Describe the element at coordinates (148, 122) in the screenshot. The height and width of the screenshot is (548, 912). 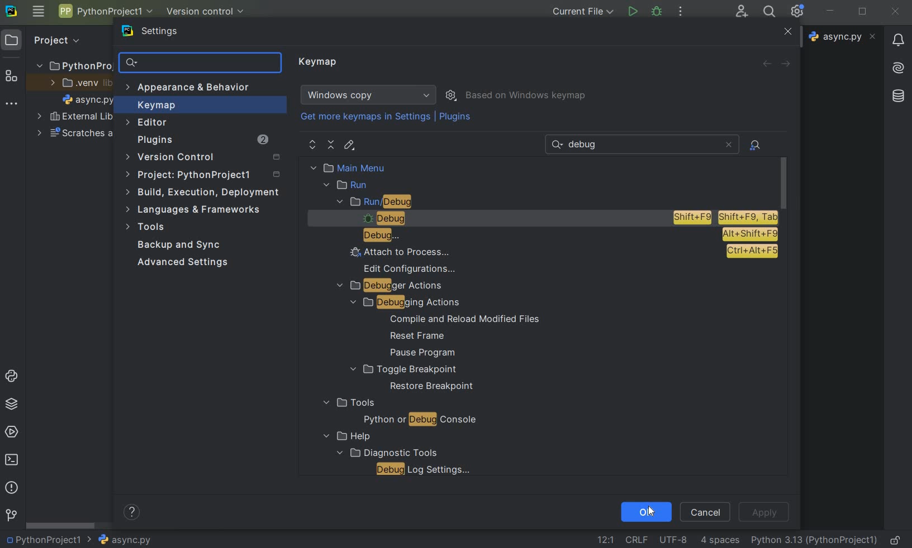
I see `editor` at that location.